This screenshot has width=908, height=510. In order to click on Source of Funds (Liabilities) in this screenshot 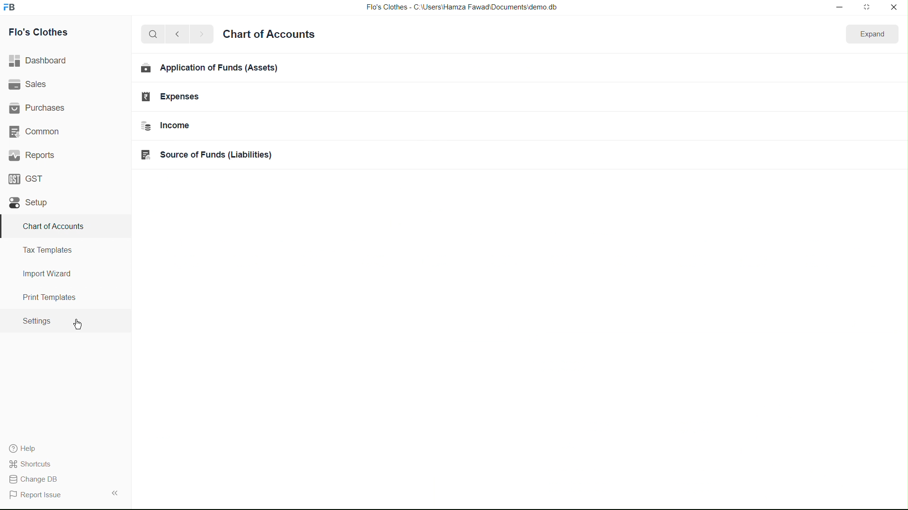, I will do `click(214, 154)`.